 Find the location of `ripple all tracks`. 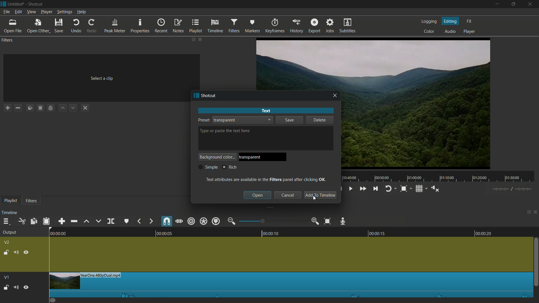

ripple all tracks is located at coordinates (203, 221).